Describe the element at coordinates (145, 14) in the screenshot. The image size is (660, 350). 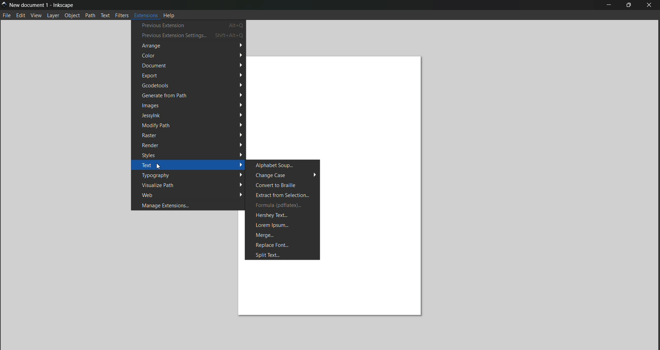
I see `extensions` at that location.